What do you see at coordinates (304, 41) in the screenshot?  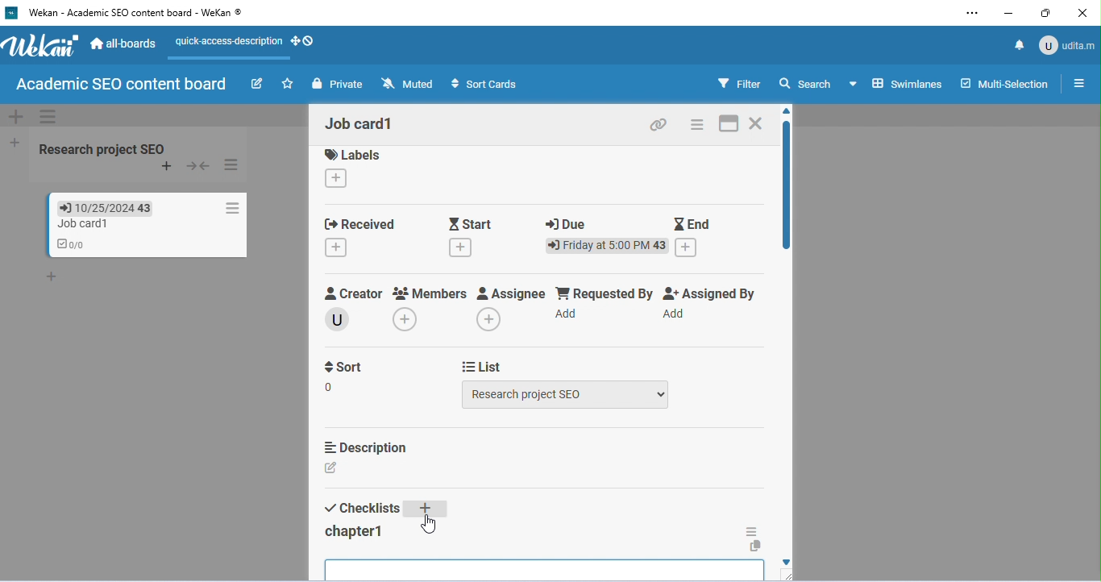 I see `how desktop drag handles` at bounding box center [304, 41].